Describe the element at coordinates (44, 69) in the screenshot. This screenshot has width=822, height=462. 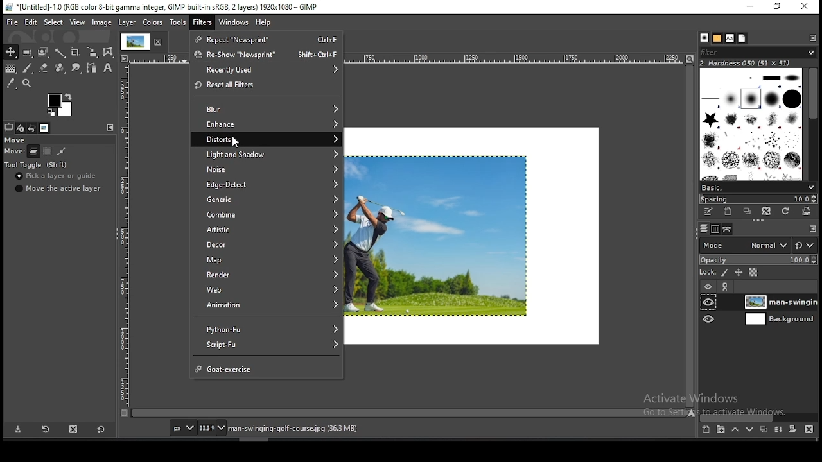
I see `eraser tool` at that location.